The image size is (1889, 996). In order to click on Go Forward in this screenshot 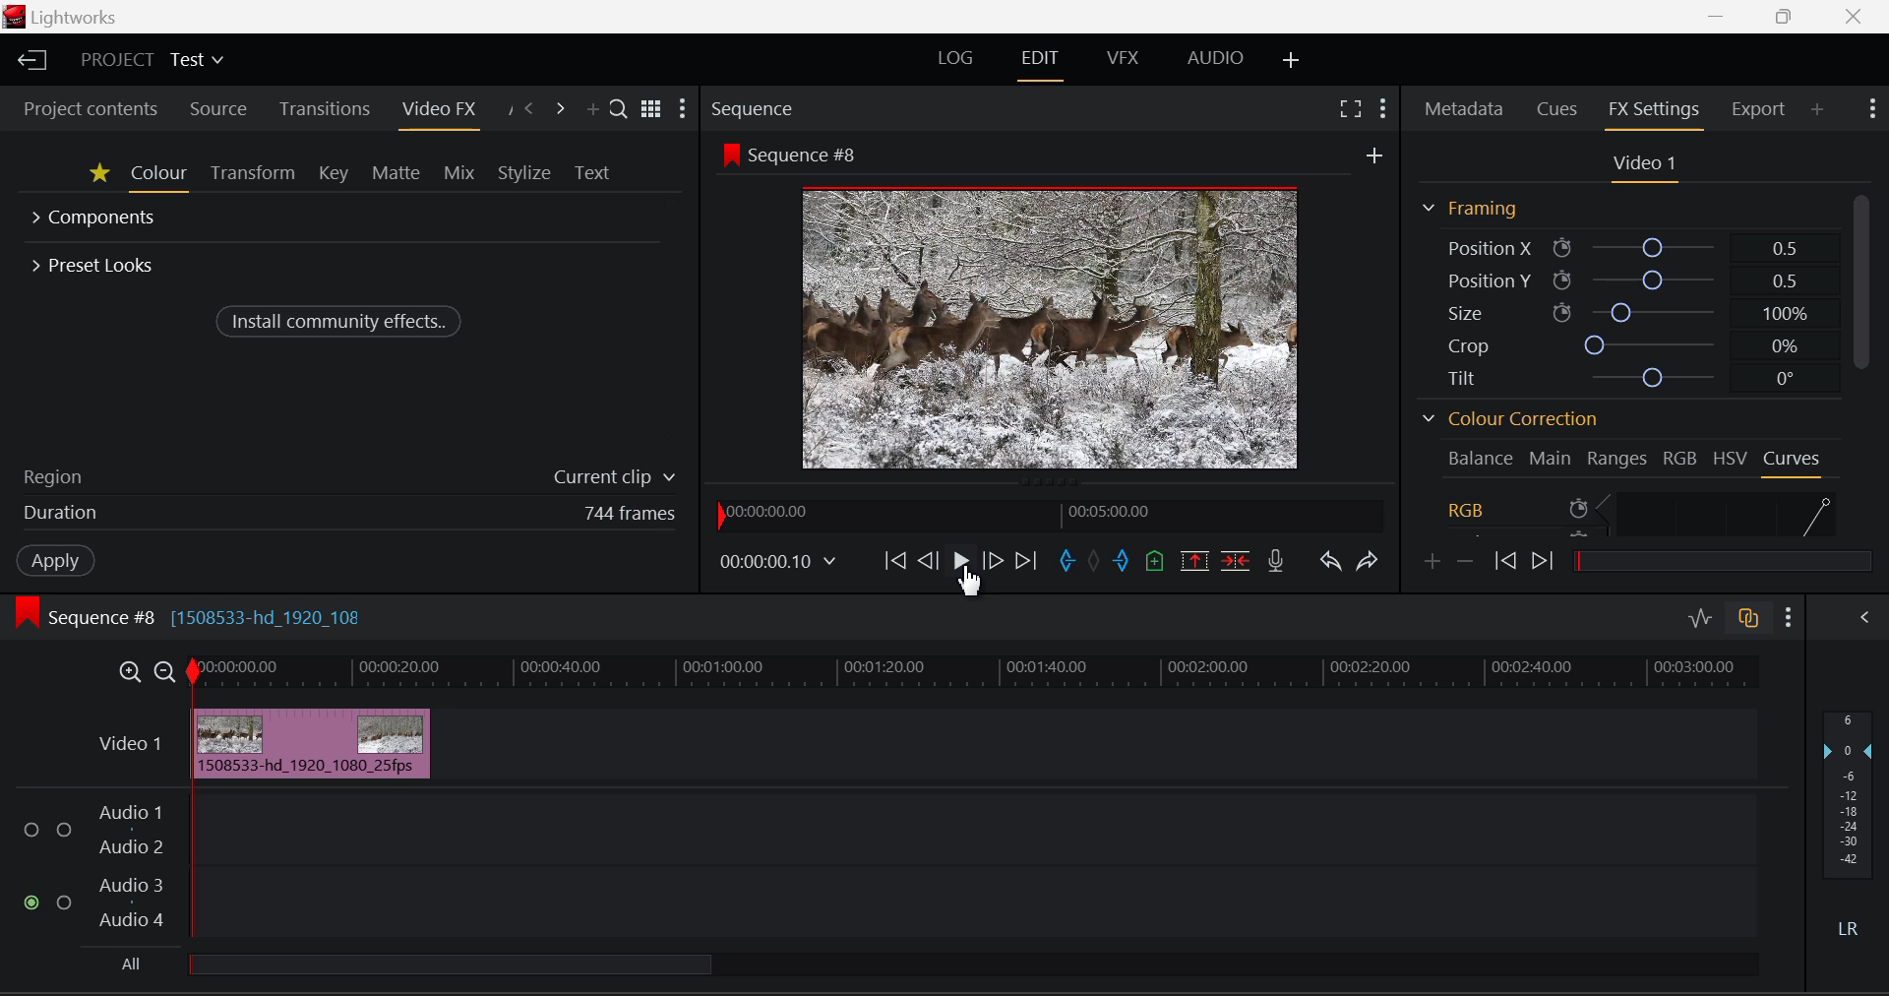, I will do `click(994, 559)`.